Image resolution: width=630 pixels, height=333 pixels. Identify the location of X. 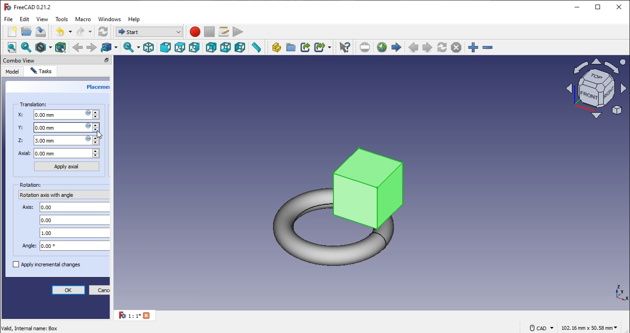
(60, 115).